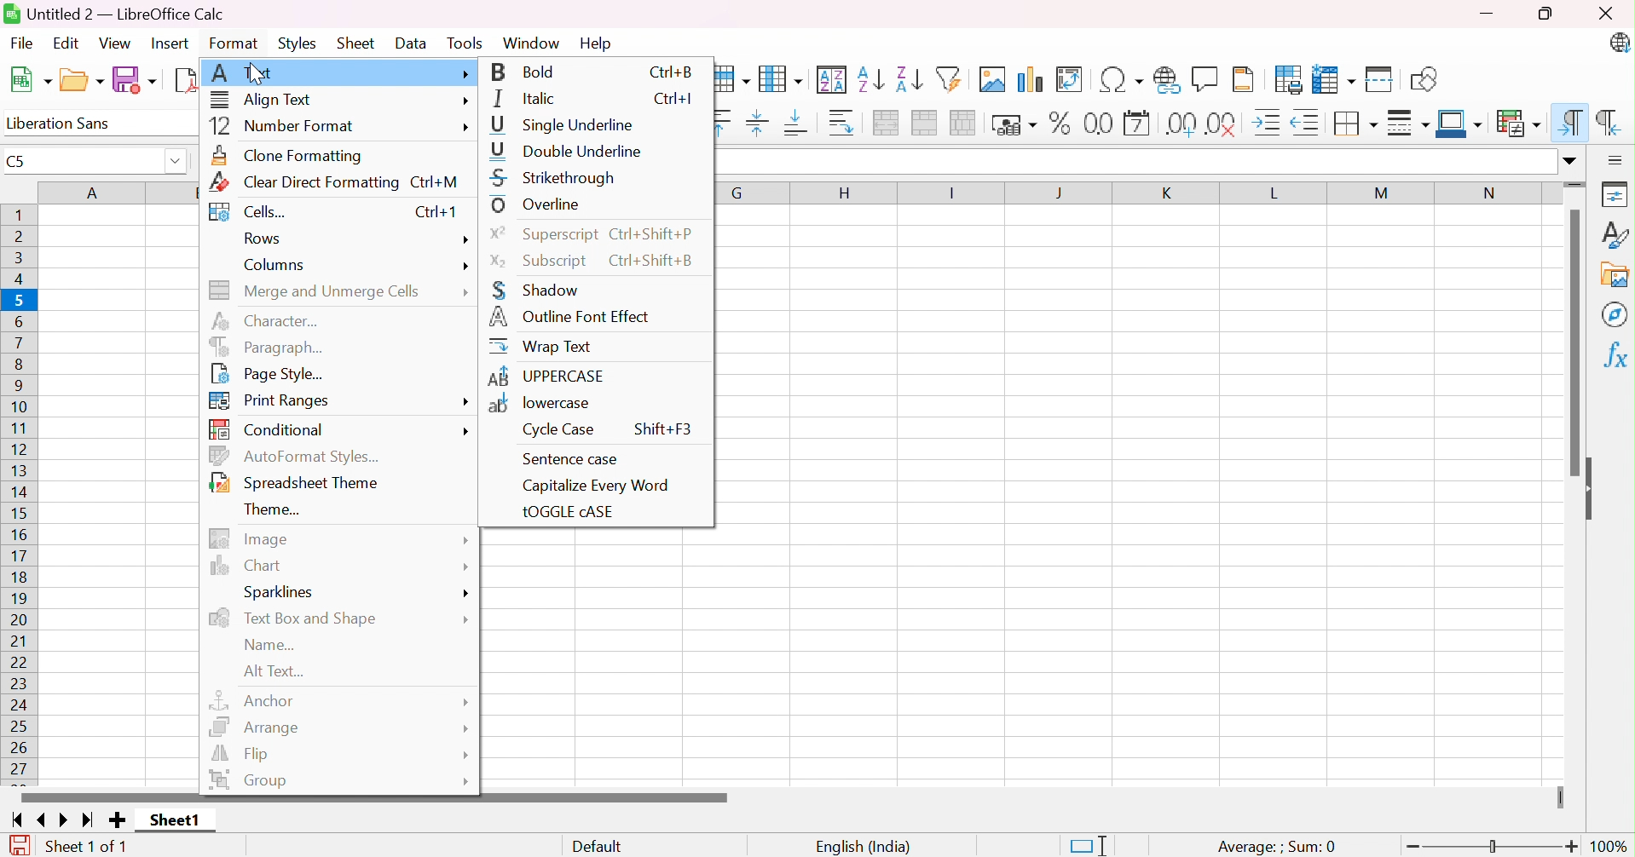 The width and height of the screenshot is (1635, 857). What do you see at coordinates (873, 78) in the screenshot?
I see `Sort Ascending` at bounding box center [873, 78].